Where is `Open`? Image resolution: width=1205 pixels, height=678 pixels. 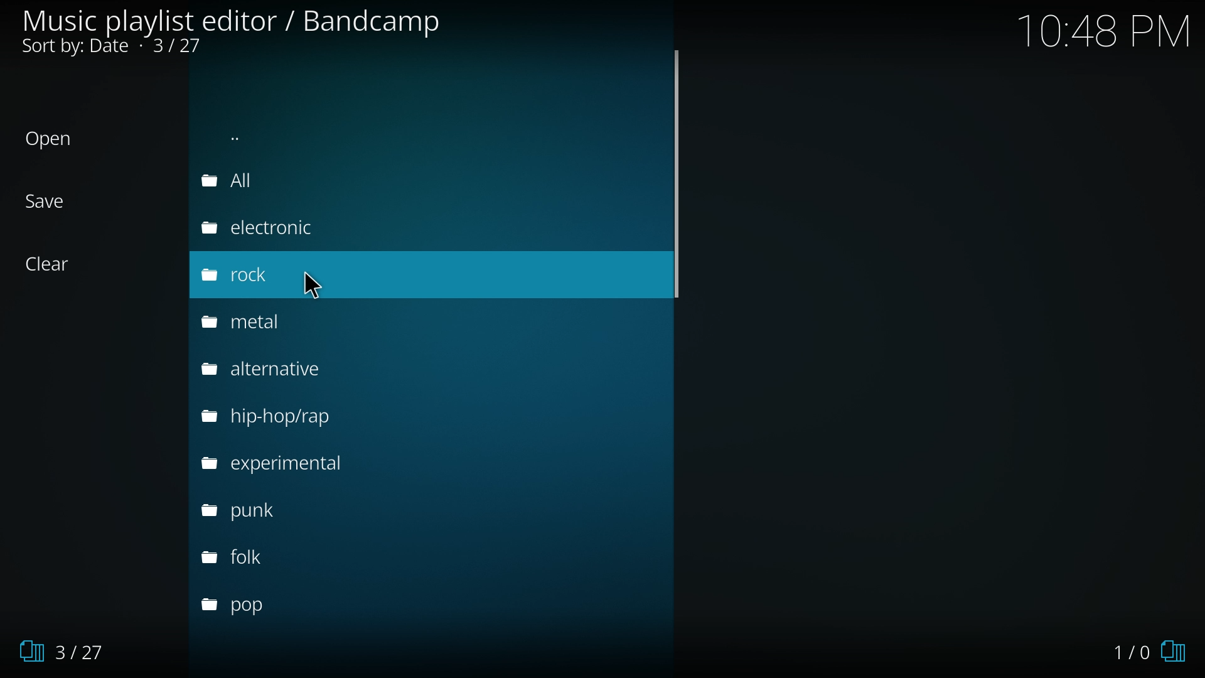
Open is located at coordinates (59, 140).